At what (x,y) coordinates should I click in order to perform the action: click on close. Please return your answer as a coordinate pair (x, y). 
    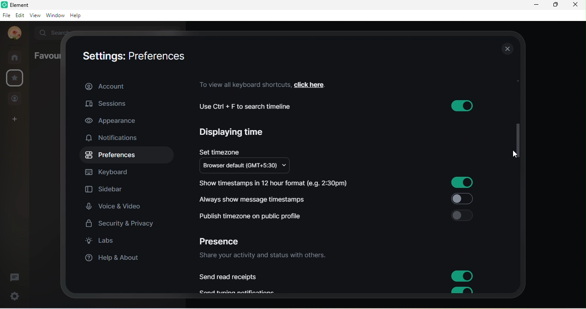
    Looking at the image, I should click on (506, 50).